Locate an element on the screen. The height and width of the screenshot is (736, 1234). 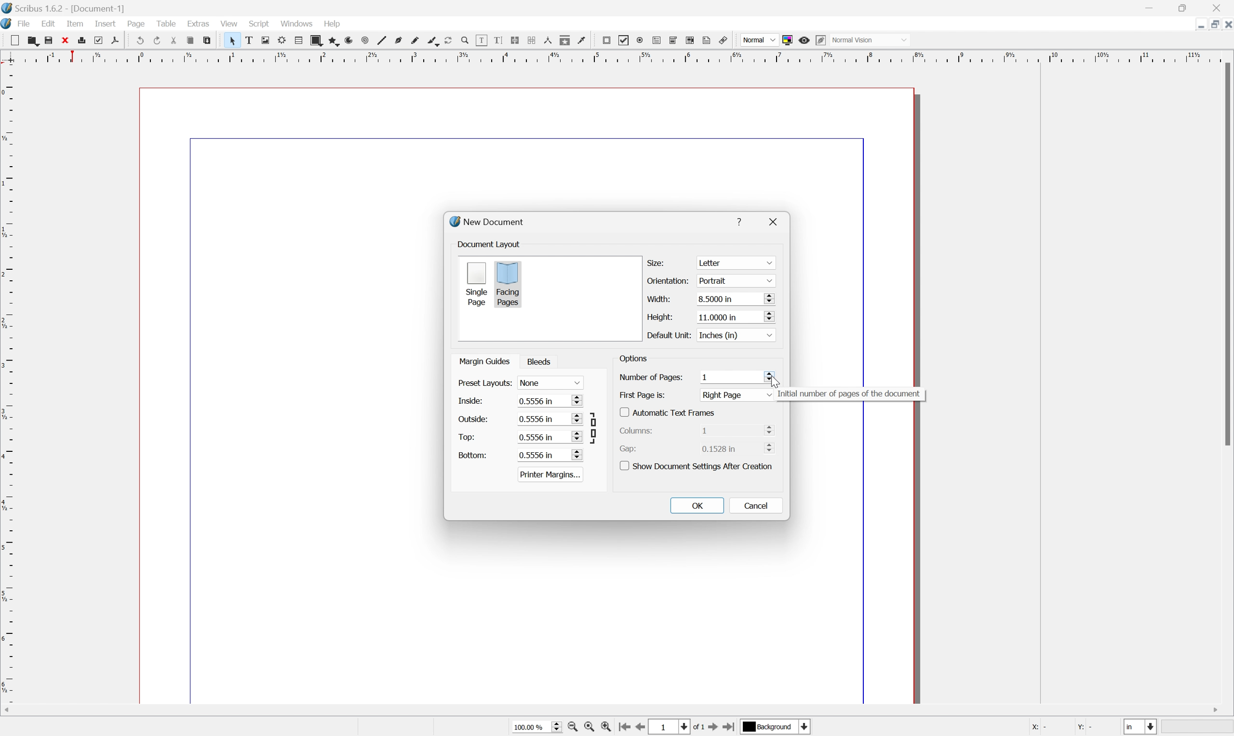
cursor is located at coordinates (772, 379).